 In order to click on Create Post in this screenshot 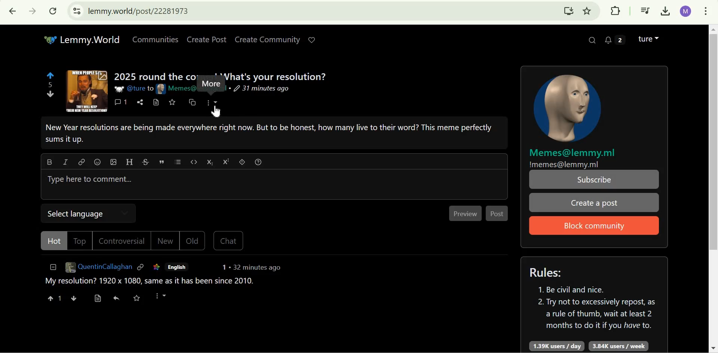, I will do `click(207, 40)`.